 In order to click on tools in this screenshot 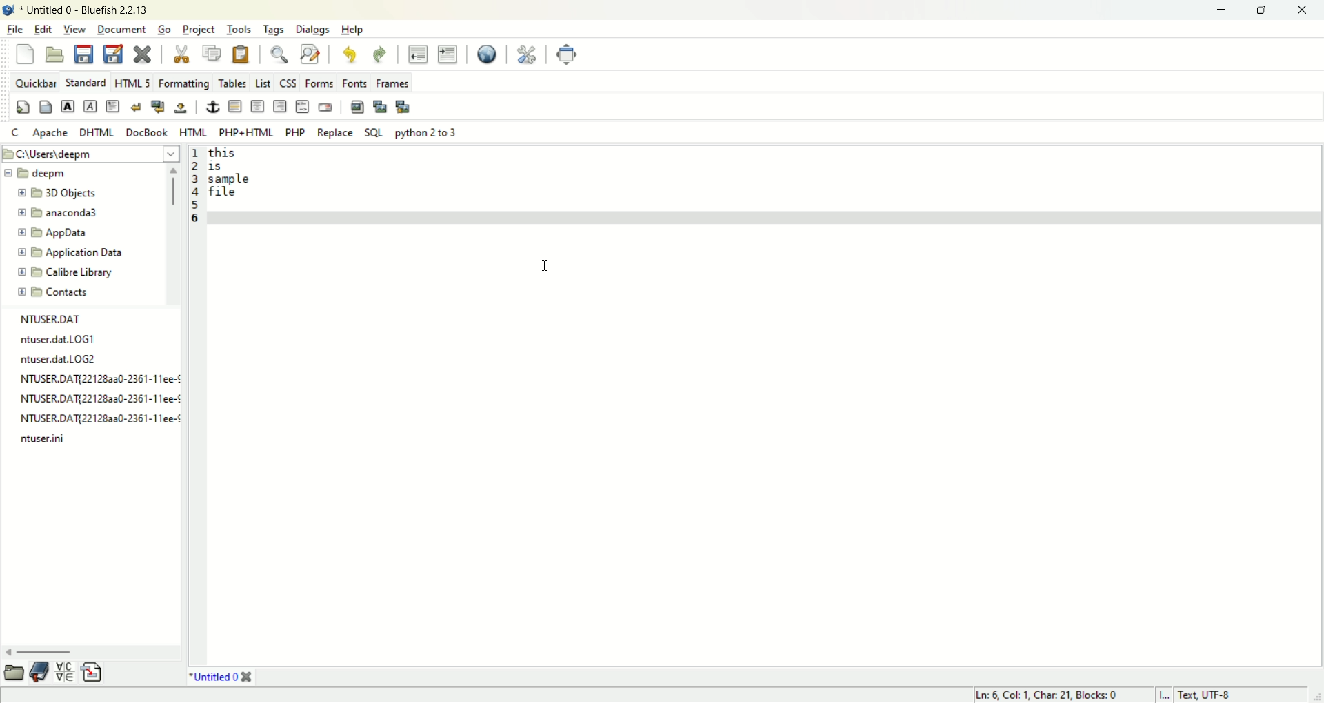, I will do `click(241, 28)`.